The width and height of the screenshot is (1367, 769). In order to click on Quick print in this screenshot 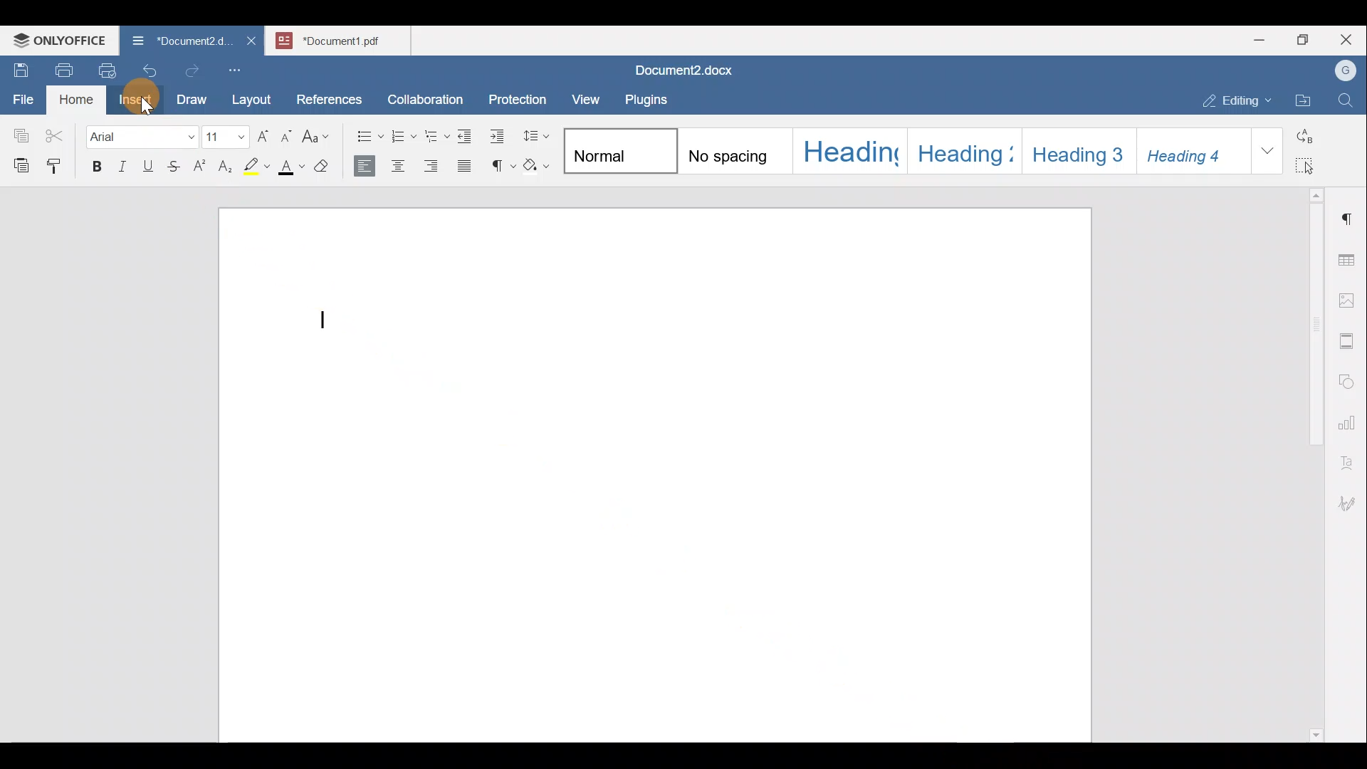, I will do `click(101, 68)`.